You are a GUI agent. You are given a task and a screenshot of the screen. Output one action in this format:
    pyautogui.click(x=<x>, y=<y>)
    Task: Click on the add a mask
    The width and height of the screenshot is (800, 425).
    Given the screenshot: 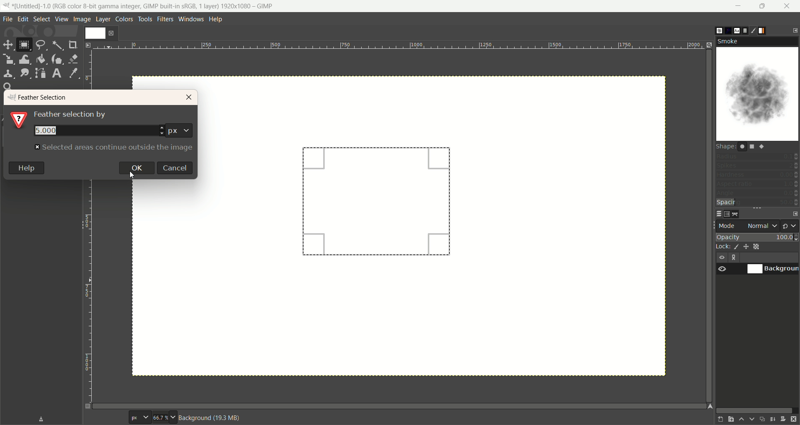 What is the action you would take?
    pyautogui.click(x=782, y=420)
    